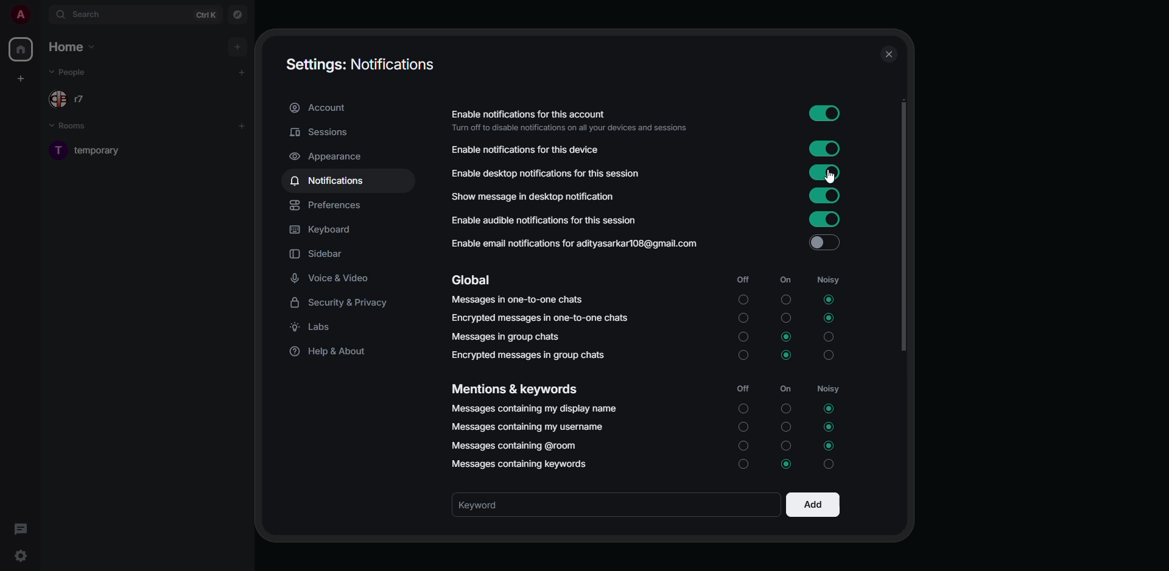  What do you see at coordinates (329, 181) in the screenshot?
I see `notifications` at bounding box center [329, 181].